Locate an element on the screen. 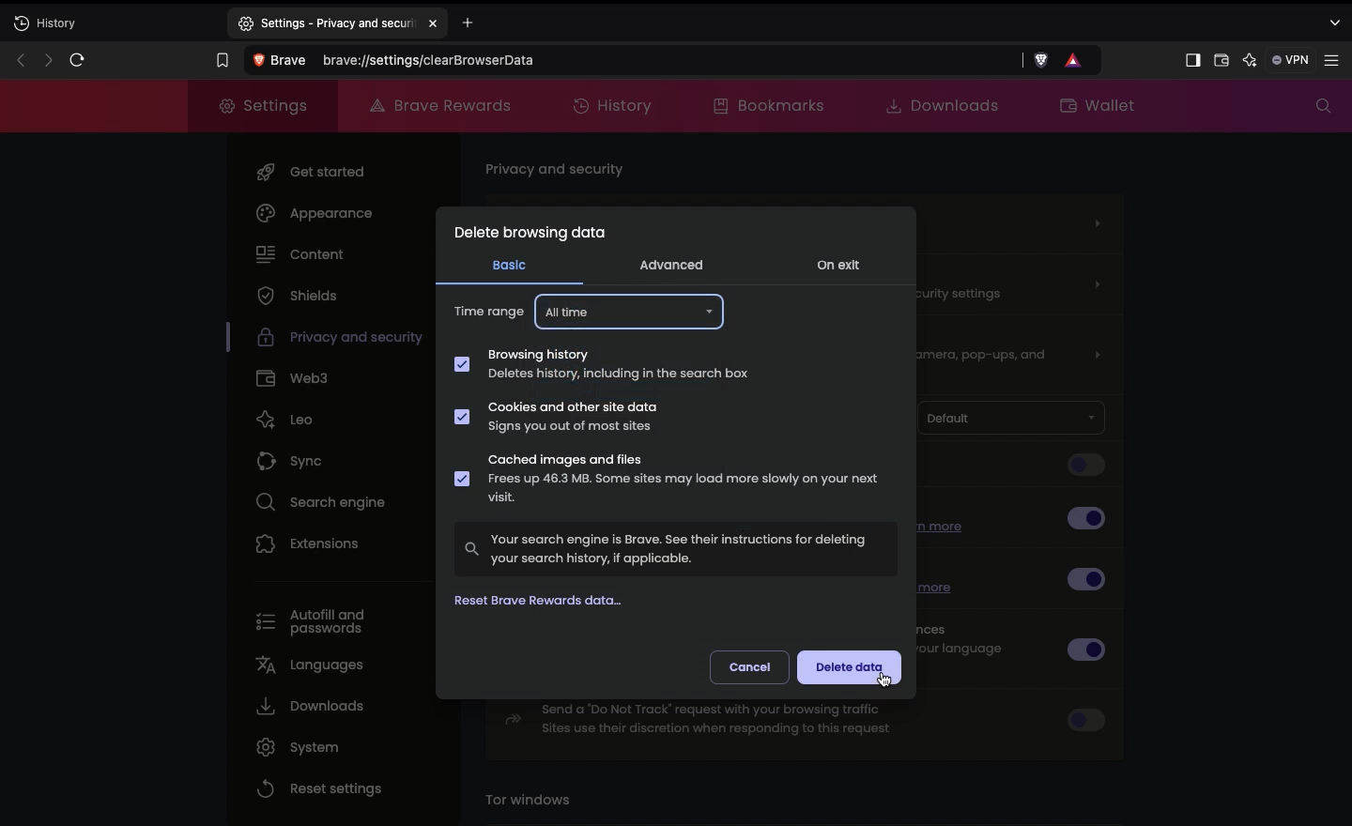  Privacy and security is located at coordinates (324, 340).